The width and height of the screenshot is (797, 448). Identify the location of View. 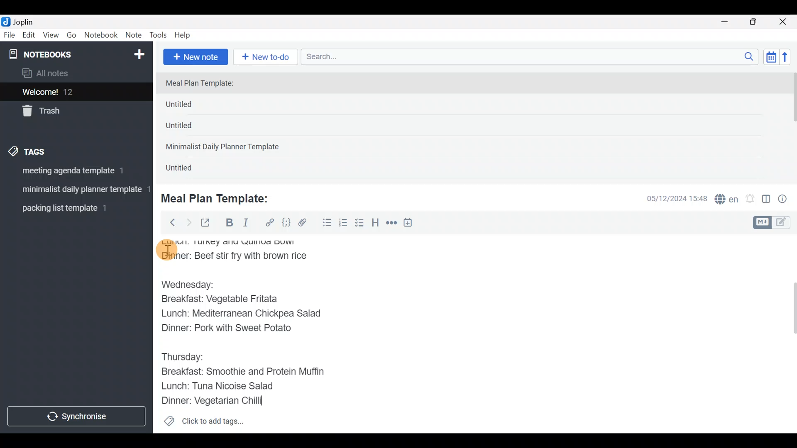
(51, 37).